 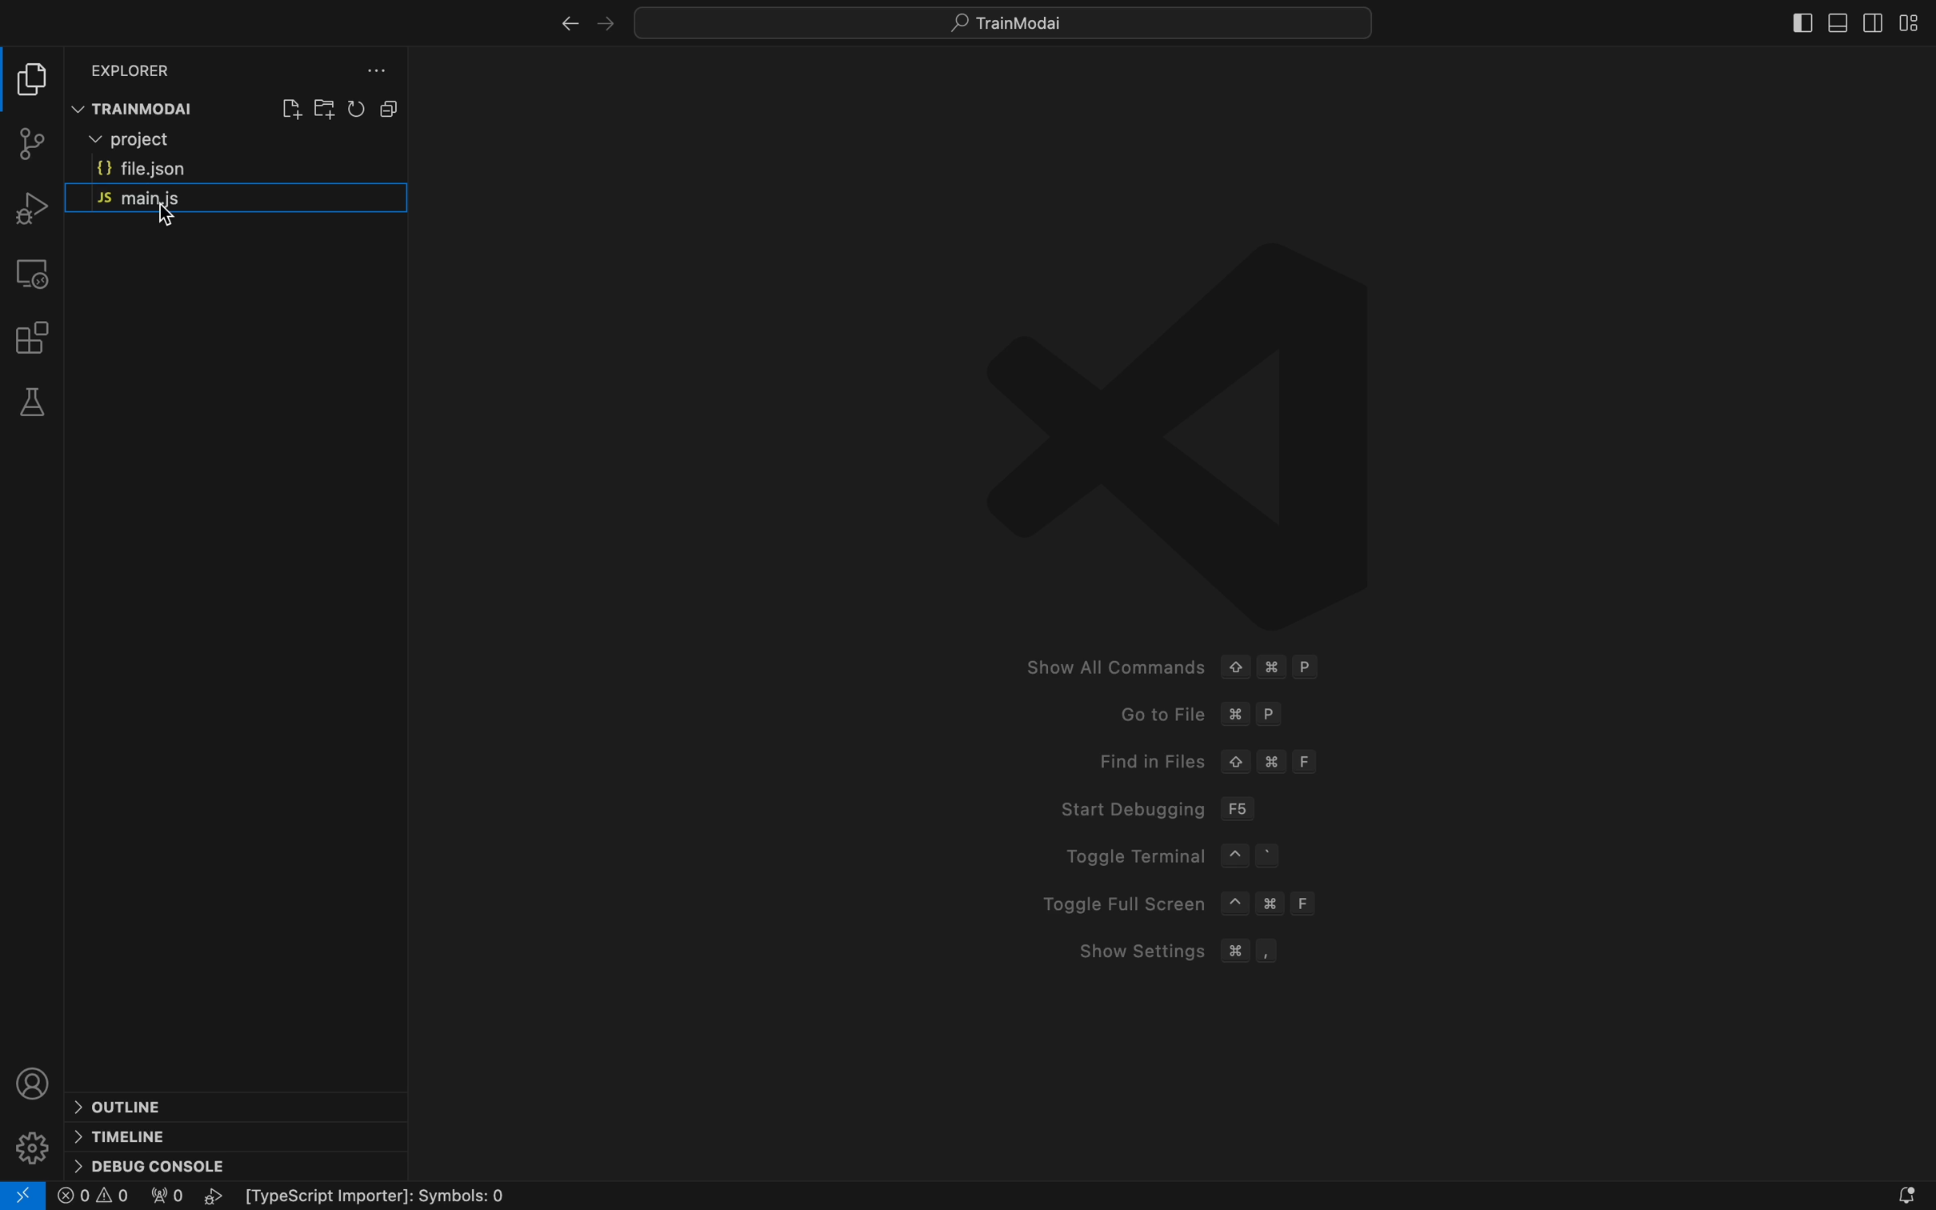 What do you see at coordinates (30, 336) in the screenshot?
I see `extensions` at bounding box center [30, 336].